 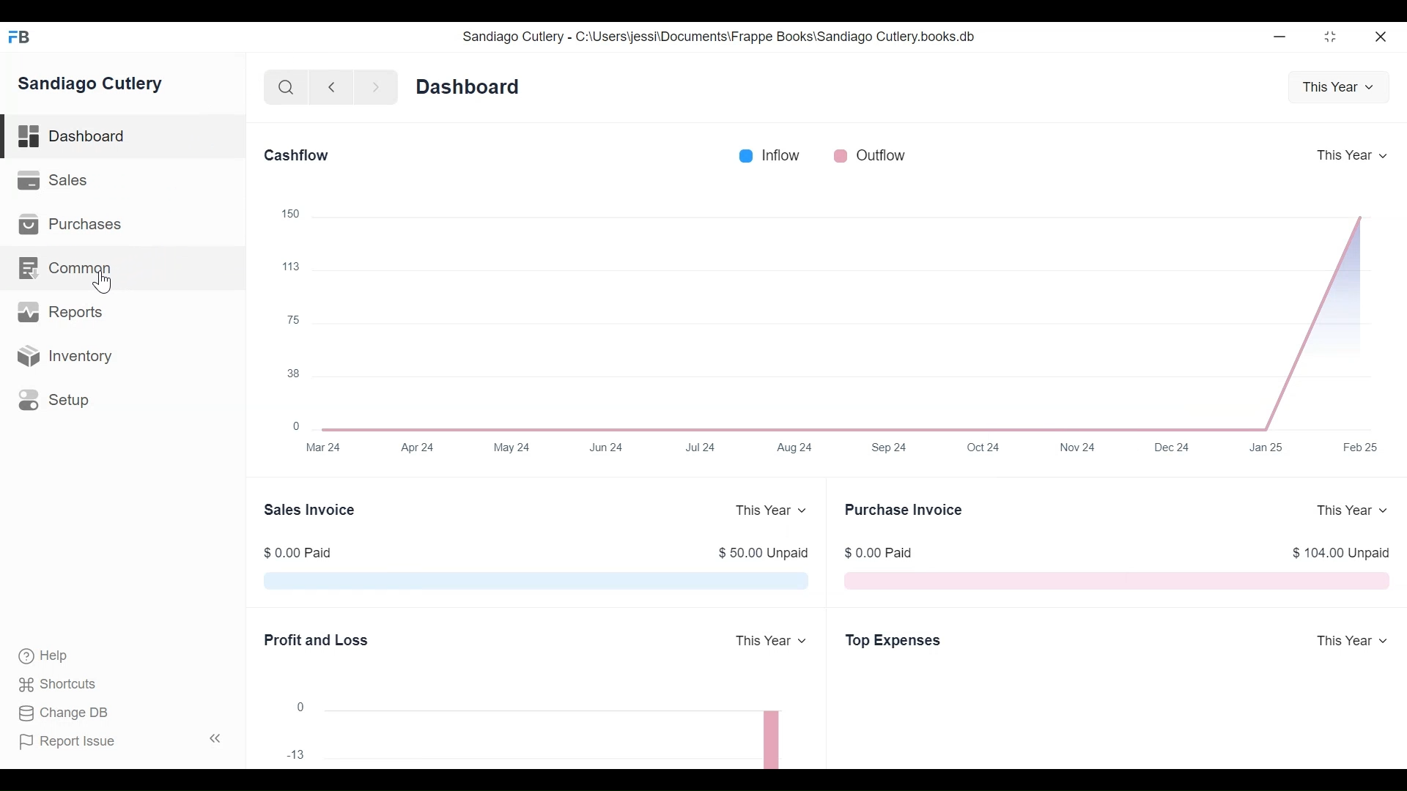 What do you see at coordinates (103, 279) in the screenshot?
I see `Cursor` at bounding box center [103, 279].